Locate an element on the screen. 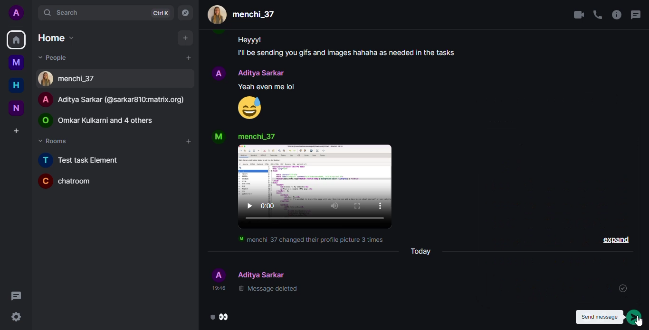 The image size is (649, 330). add is located at coordinates (188, 141).